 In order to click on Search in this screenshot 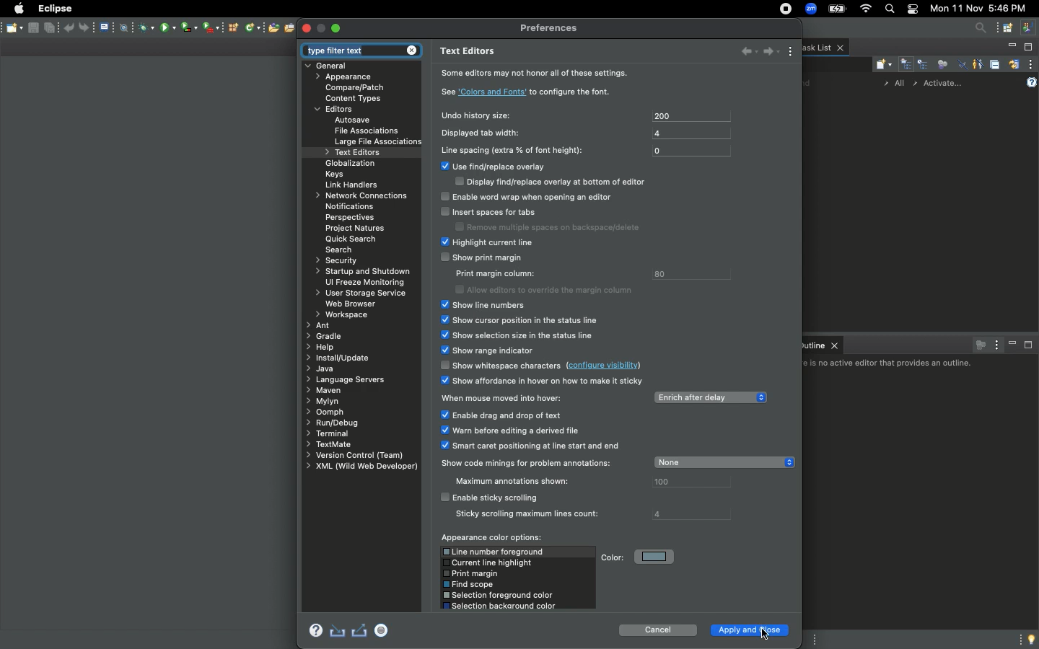, I will do `click(343, 250)`.